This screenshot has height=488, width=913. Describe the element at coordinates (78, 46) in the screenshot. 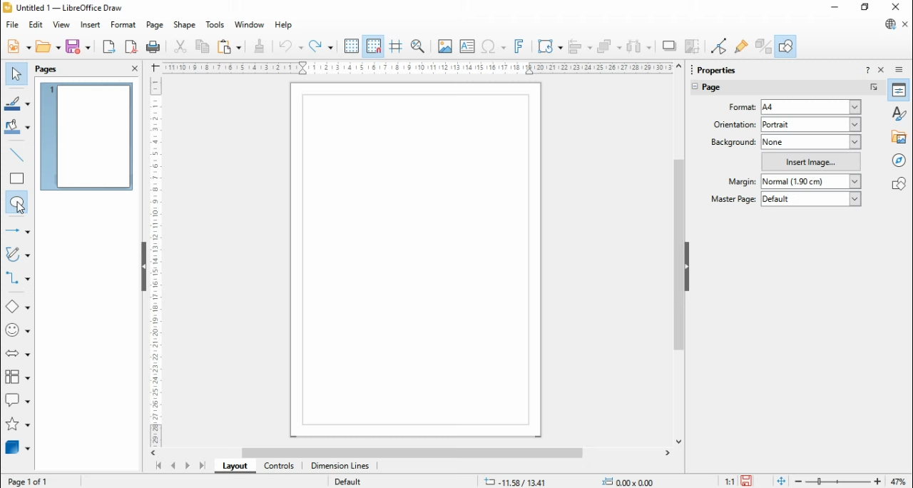

I see `save` at that location.